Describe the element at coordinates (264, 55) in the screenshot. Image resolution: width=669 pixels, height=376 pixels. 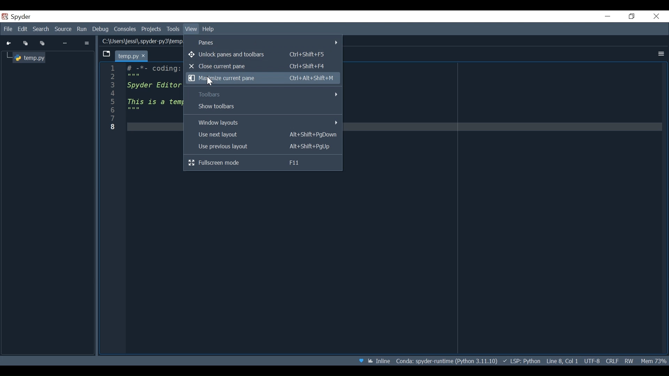
I see `Unlock Panes and toolbars` at that location.